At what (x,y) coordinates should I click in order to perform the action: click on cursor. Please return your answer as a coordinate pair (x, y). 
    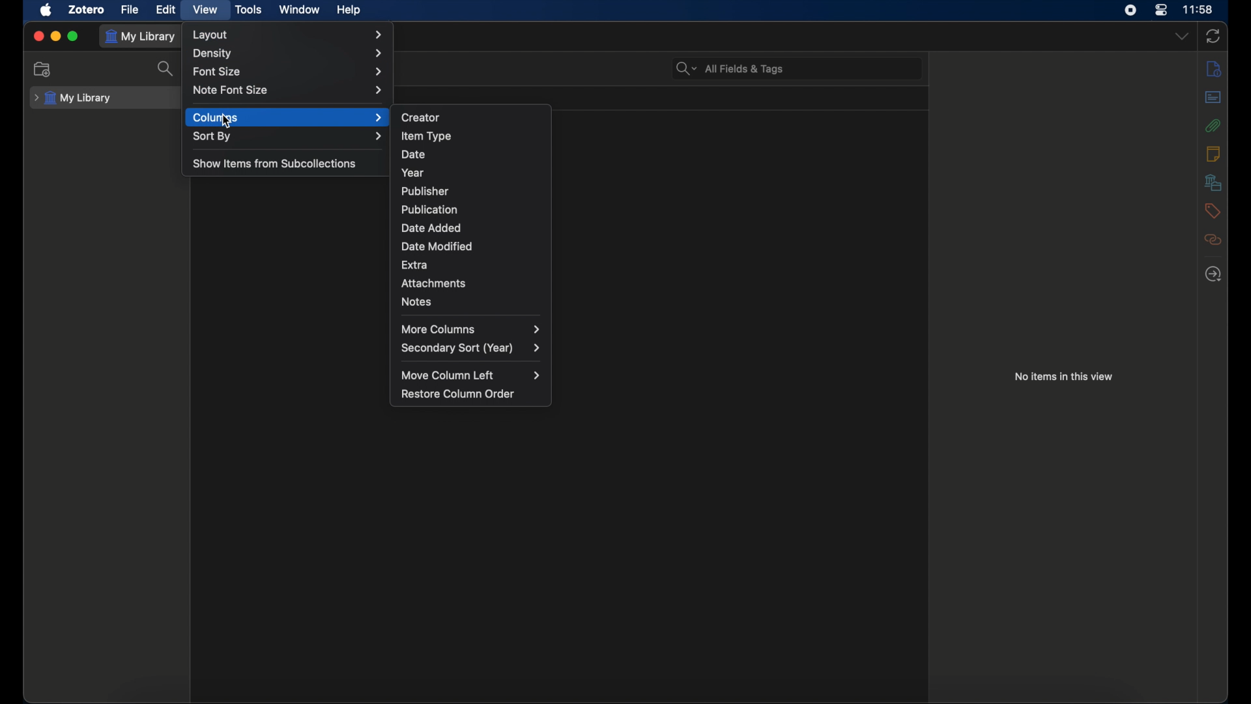
    Looking at the image, I should click on (227, 123).